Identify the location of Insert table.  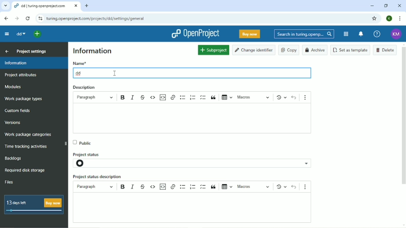
(226, 98).